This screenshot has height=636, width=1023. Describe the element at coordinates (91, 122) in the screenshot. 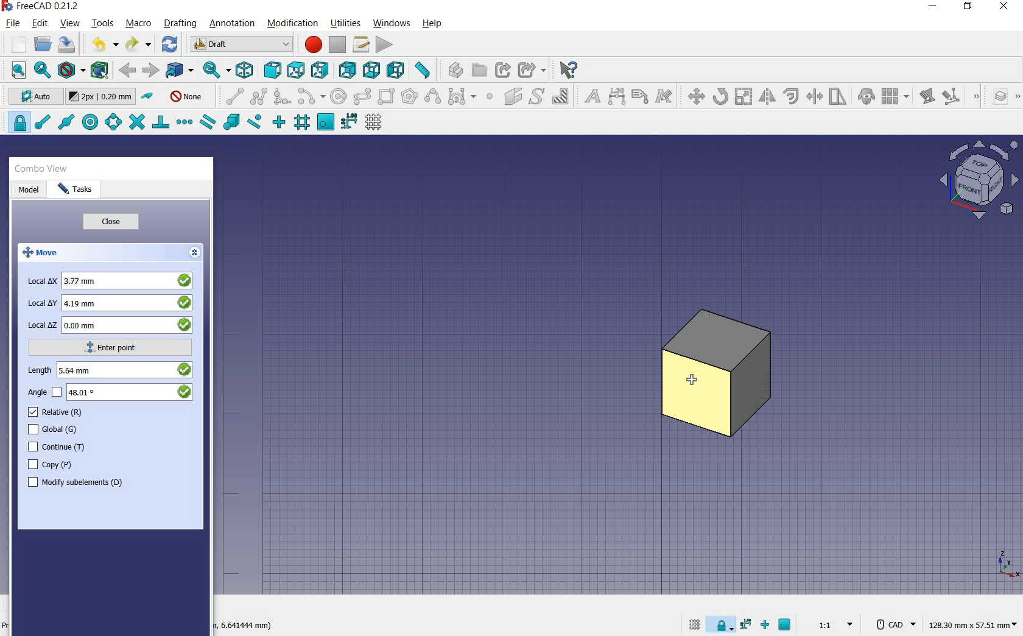

I see `snap center` at that location.